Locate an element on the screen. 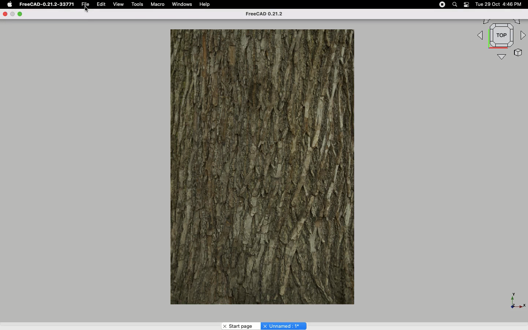  Axis is located at coordinates (516, 299).